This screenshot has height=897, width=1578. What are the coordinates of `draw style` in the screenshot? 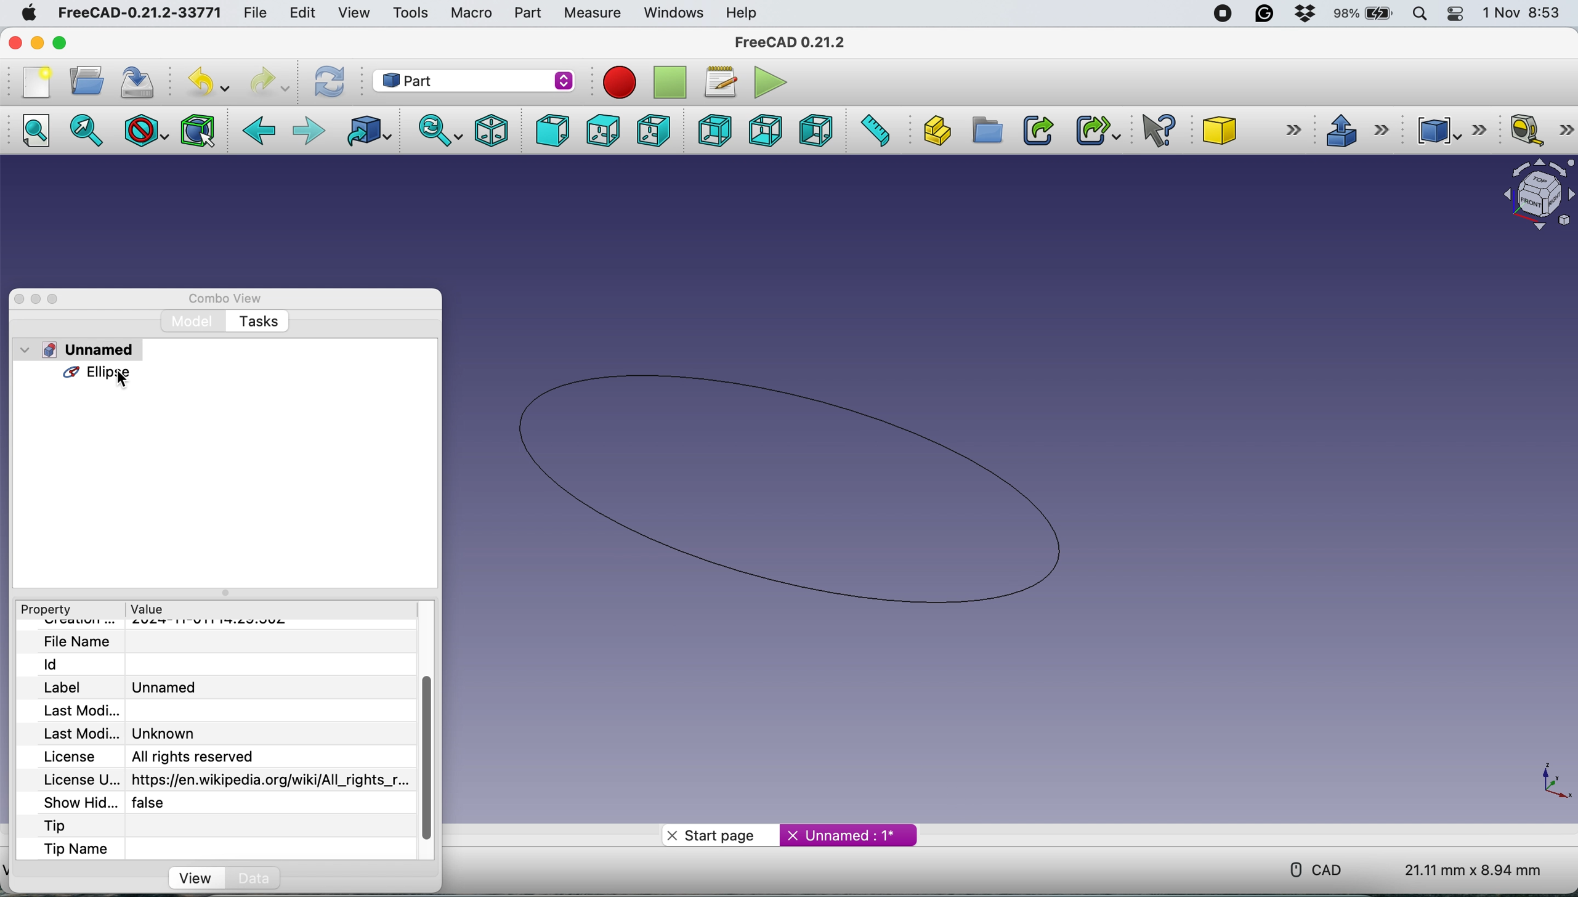 It's located at (144, 131).